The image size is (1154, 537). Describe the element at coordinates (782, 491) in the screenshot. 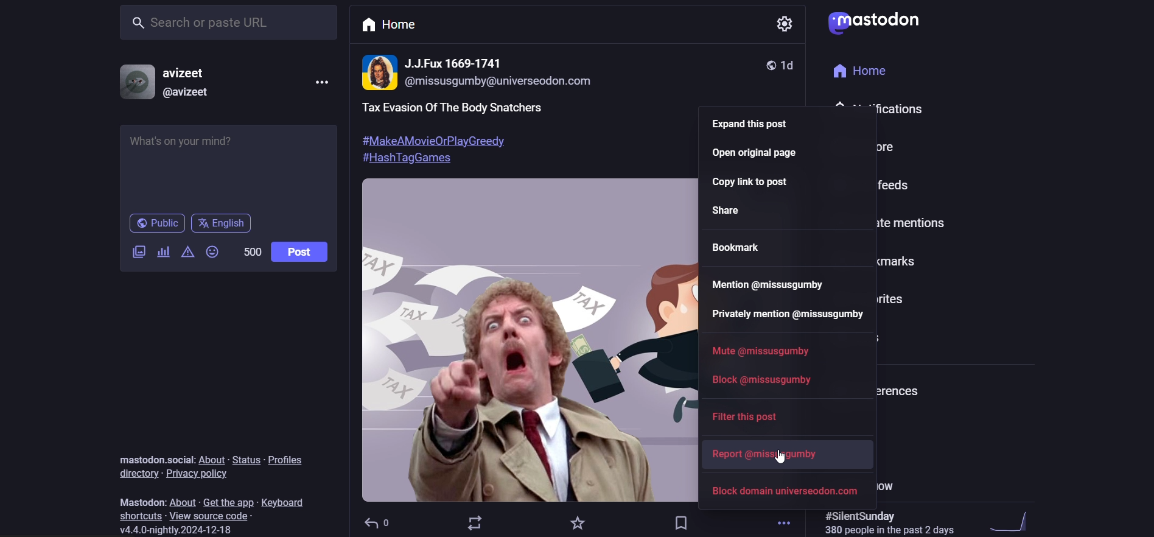

I see `block domain` at that location.